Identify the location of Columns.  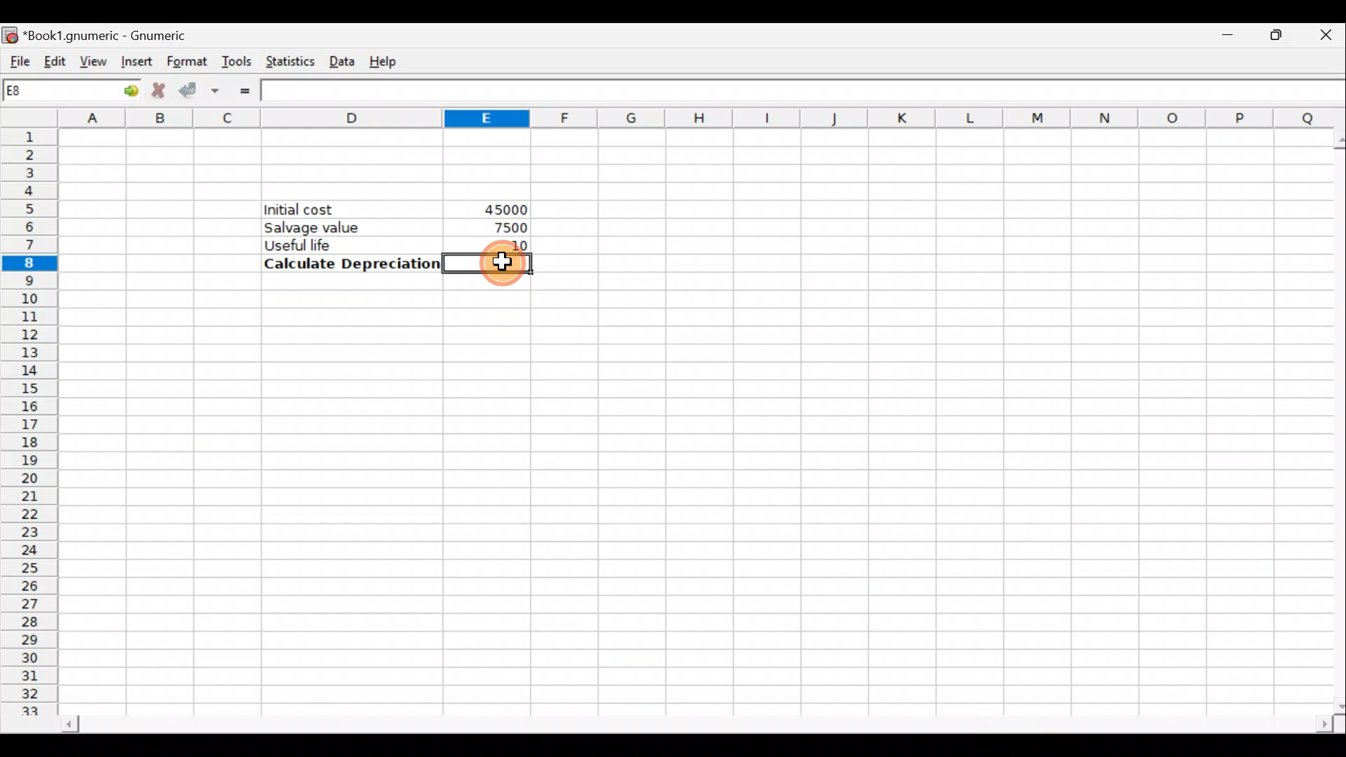
(695, 117).